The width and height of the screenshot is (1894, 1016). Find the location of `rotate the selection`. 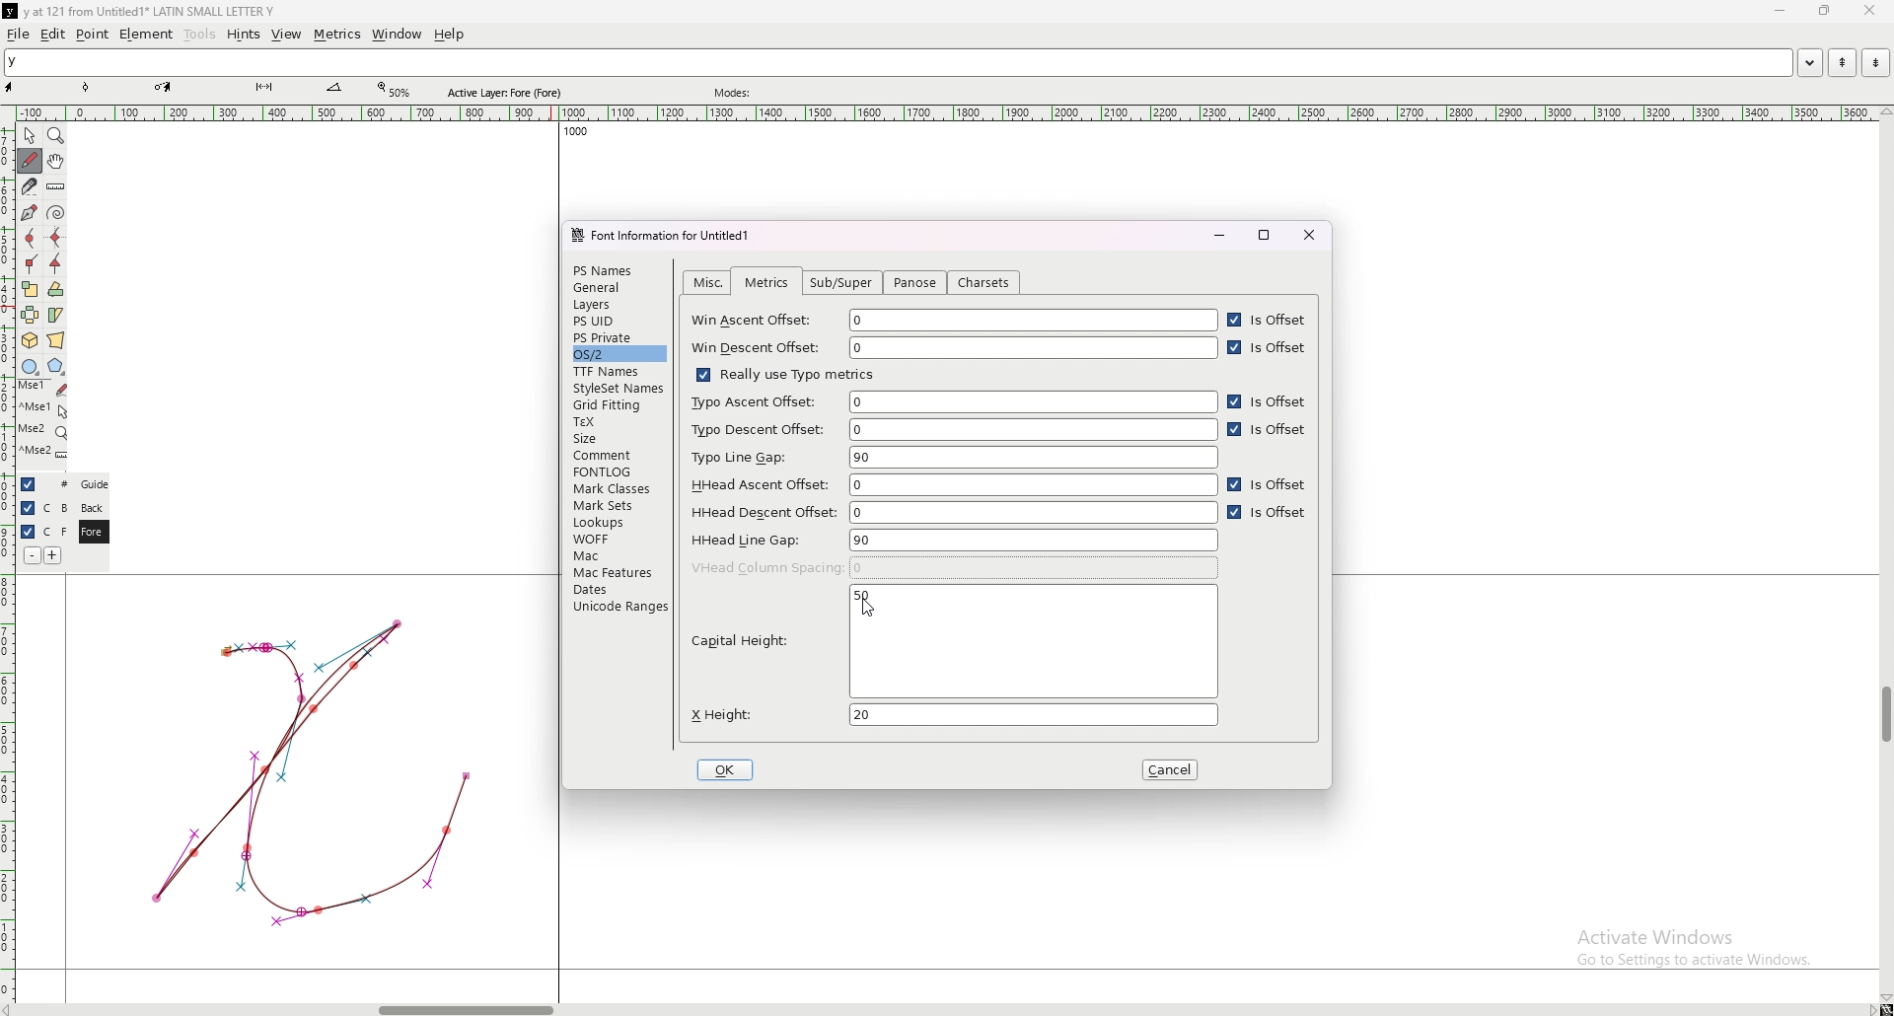

rotate the selection is located at coordinates (56, 290).